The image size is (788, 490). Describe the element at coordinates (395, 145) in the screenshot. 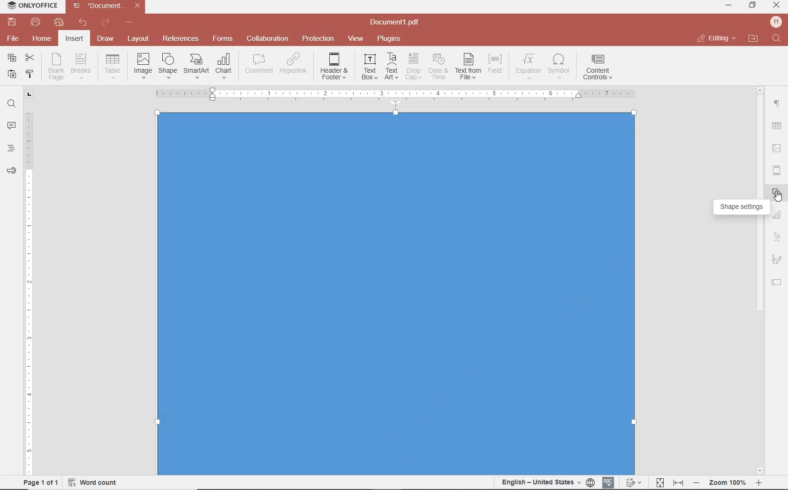

I see `` at that location.